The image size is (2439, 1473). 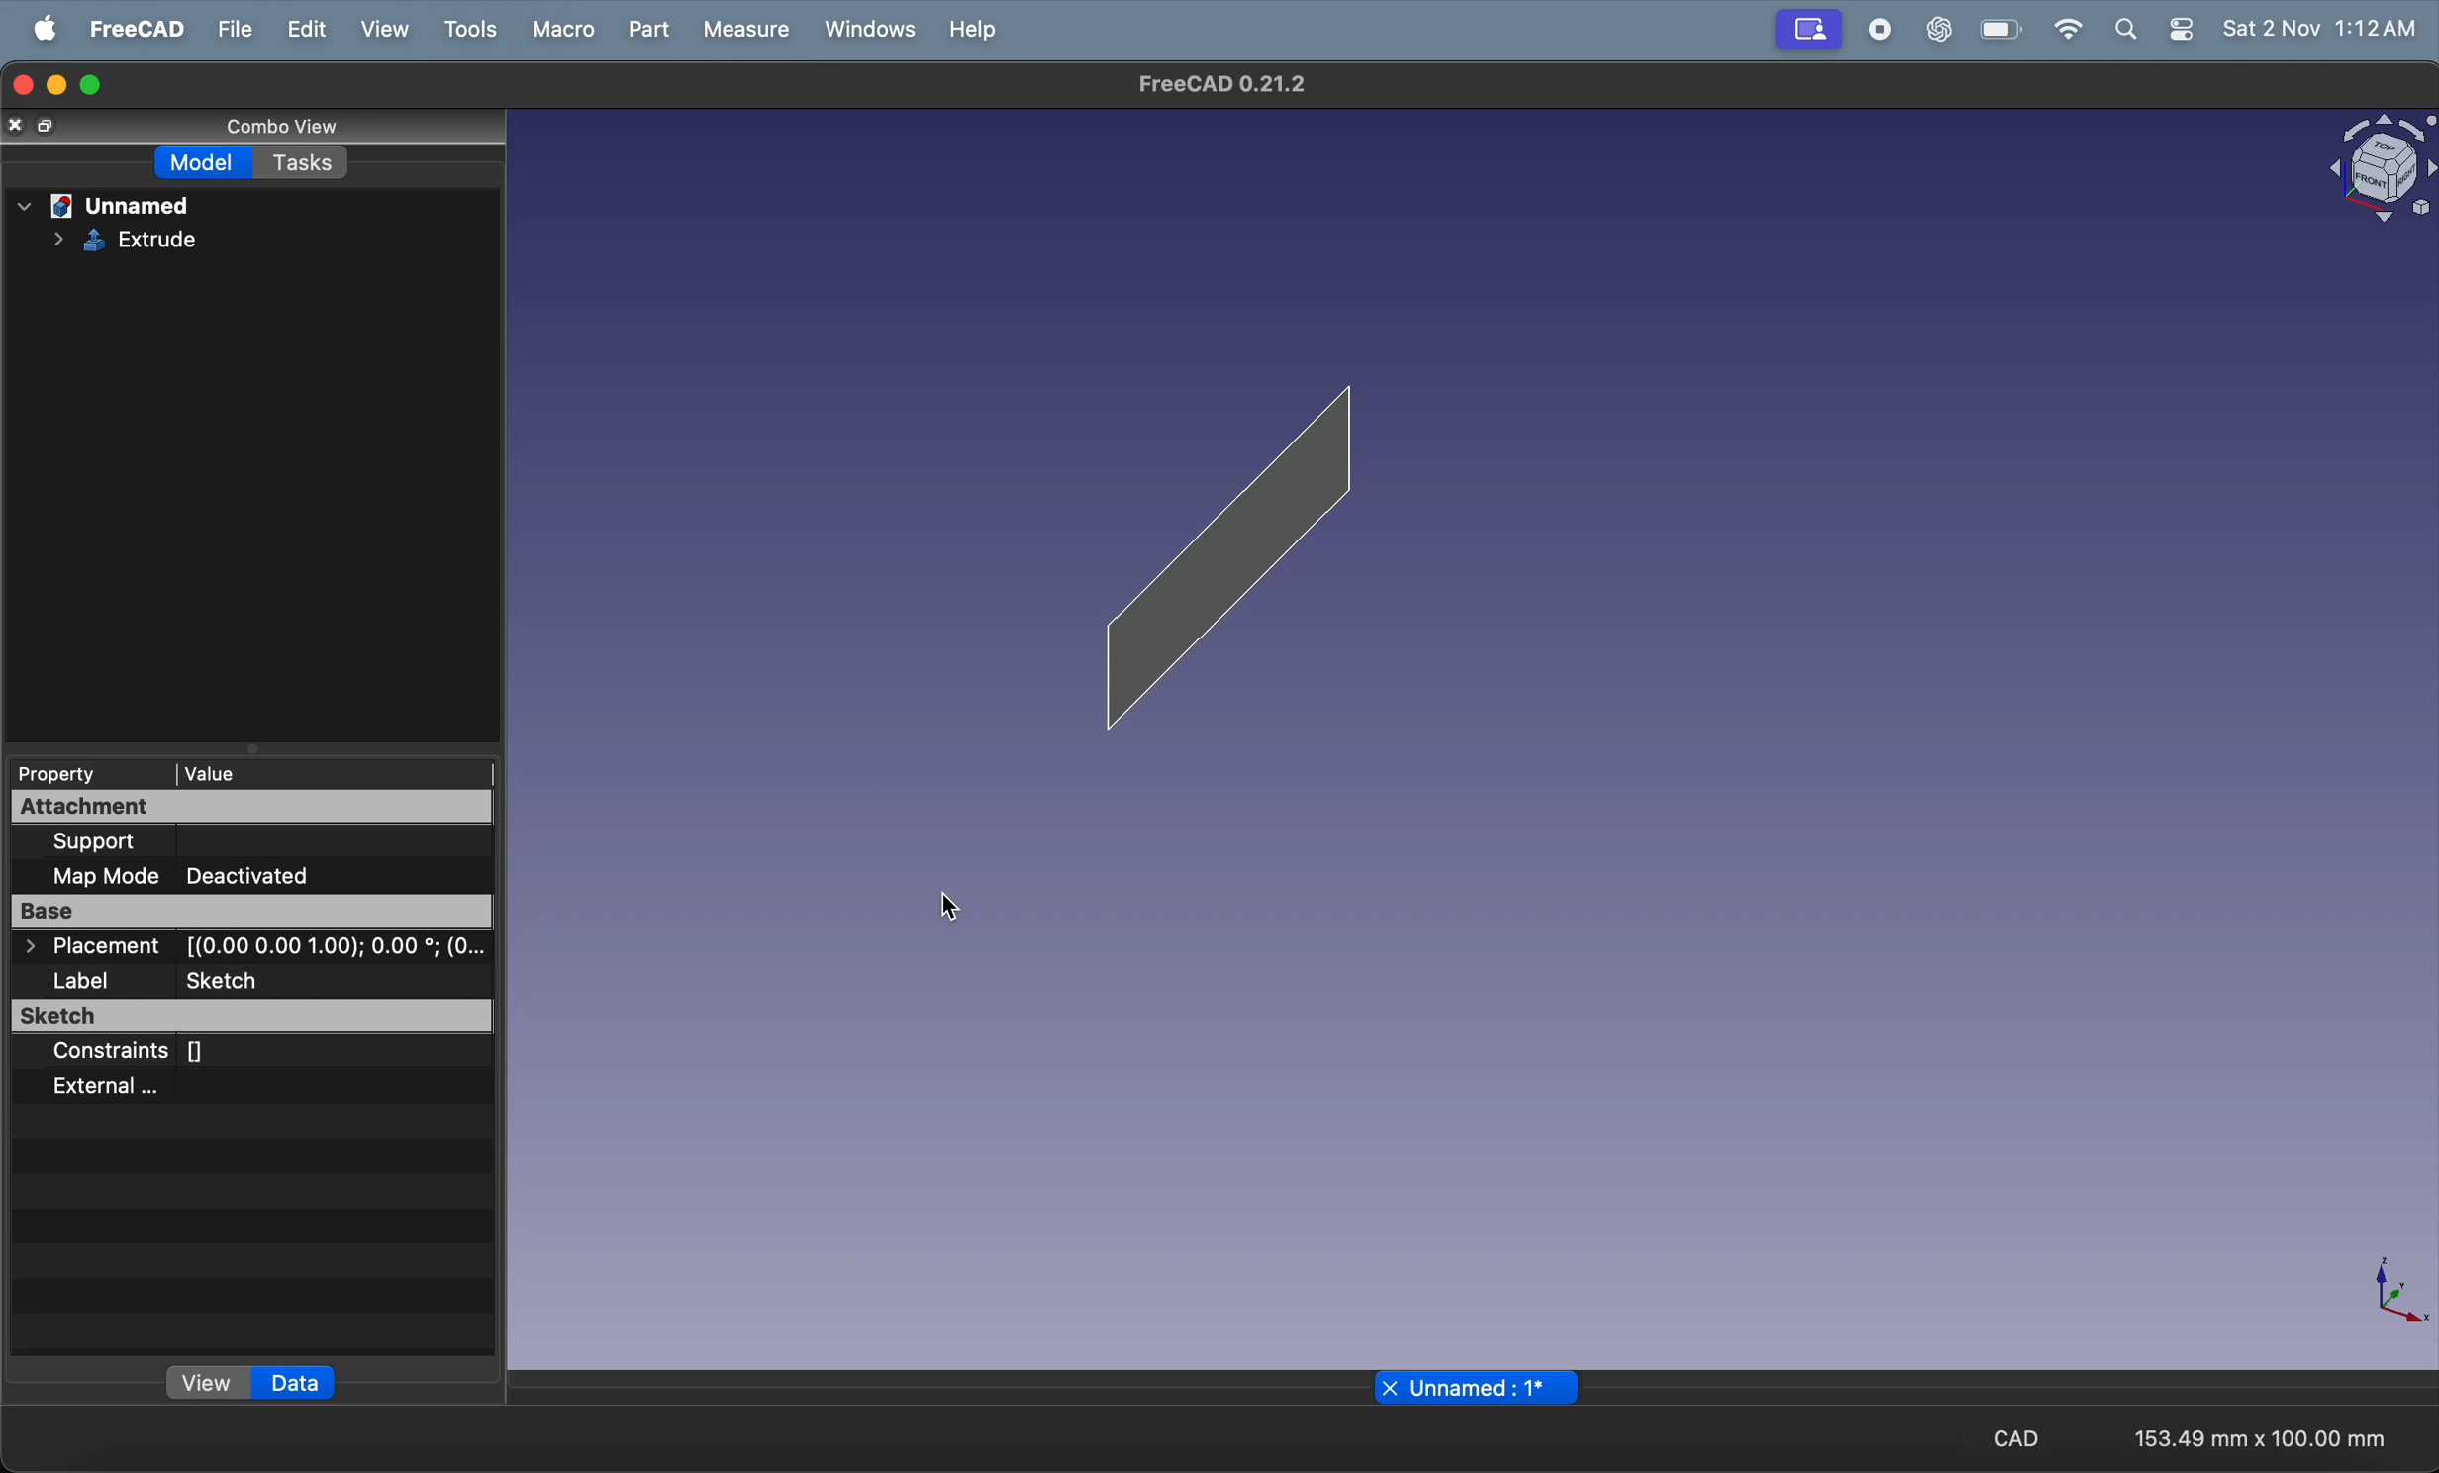 What do you see at coordinates (39, 29) in the screenshot?
I see `Apple menu` at bounding box center [39, 29].